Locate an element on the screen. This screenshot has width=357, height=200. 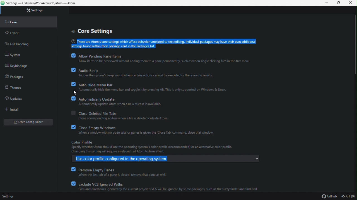
close is located at coordinates (350, 3).